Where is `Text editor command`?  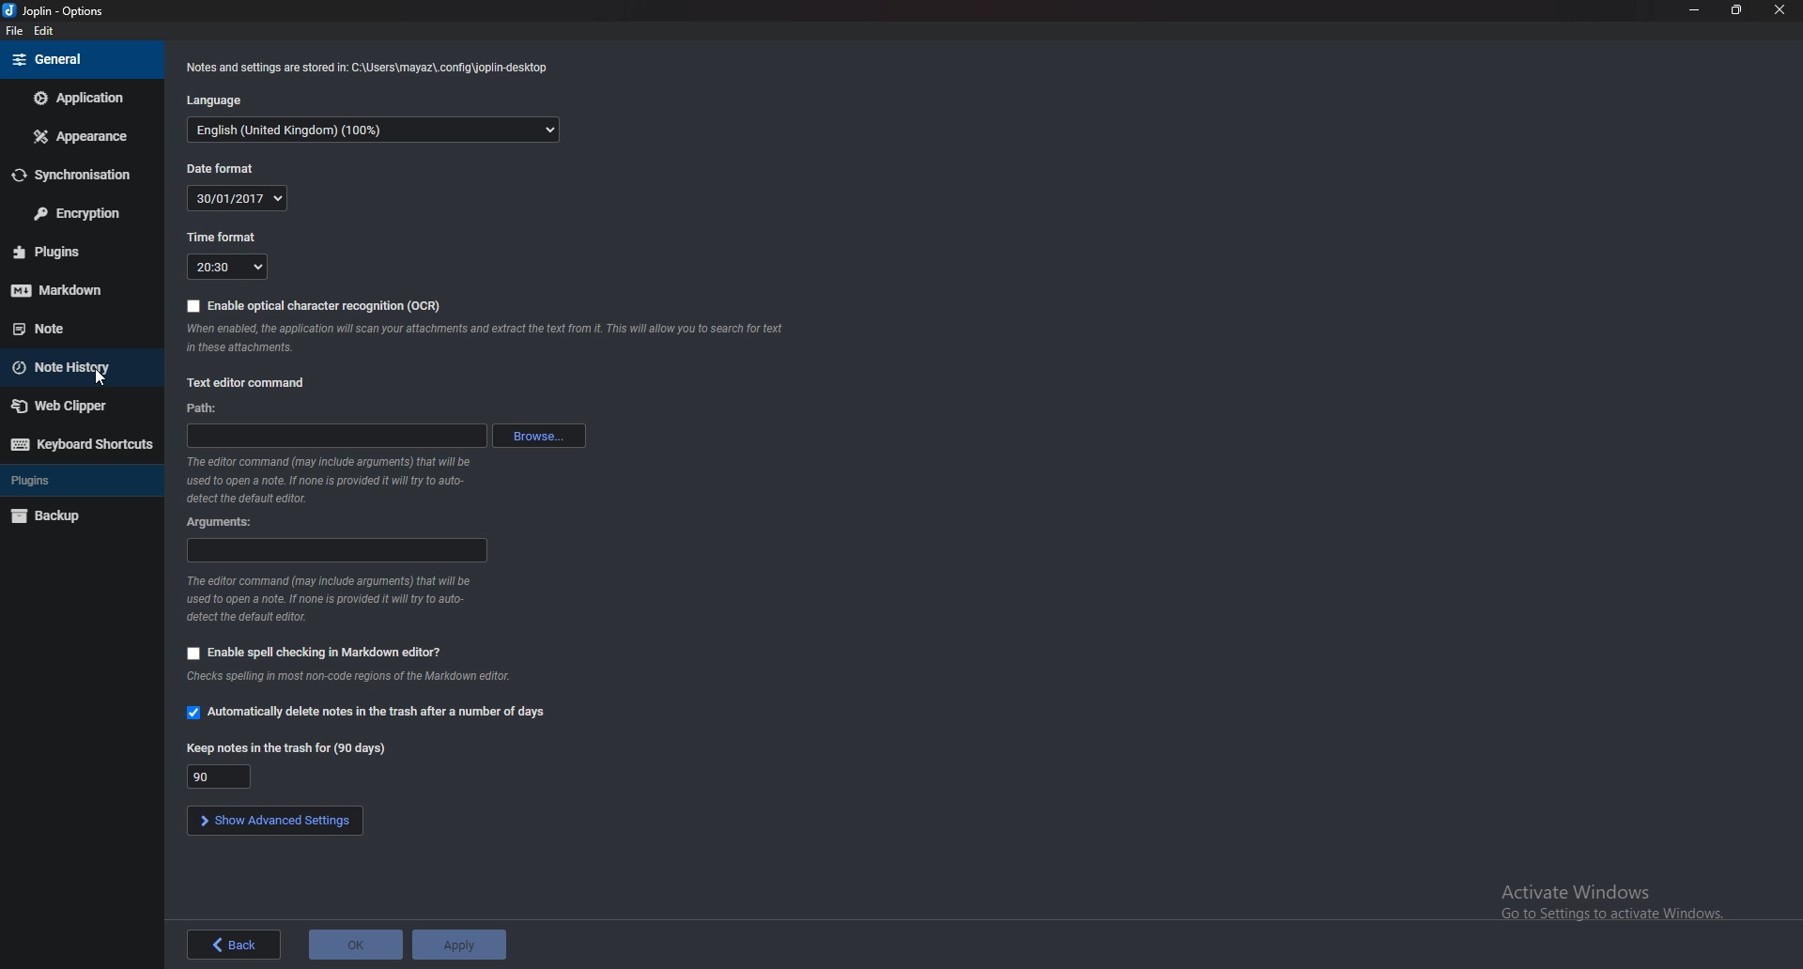 Text editor command is located at coordinates (253, 383).